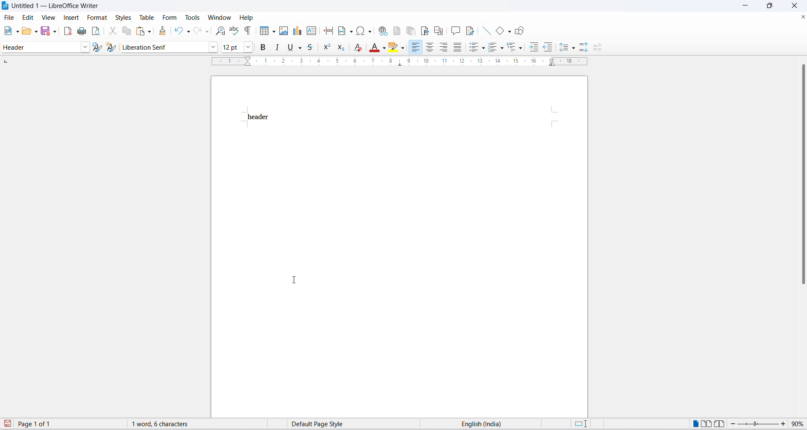  I want to click on cursor, so click(298, 283).